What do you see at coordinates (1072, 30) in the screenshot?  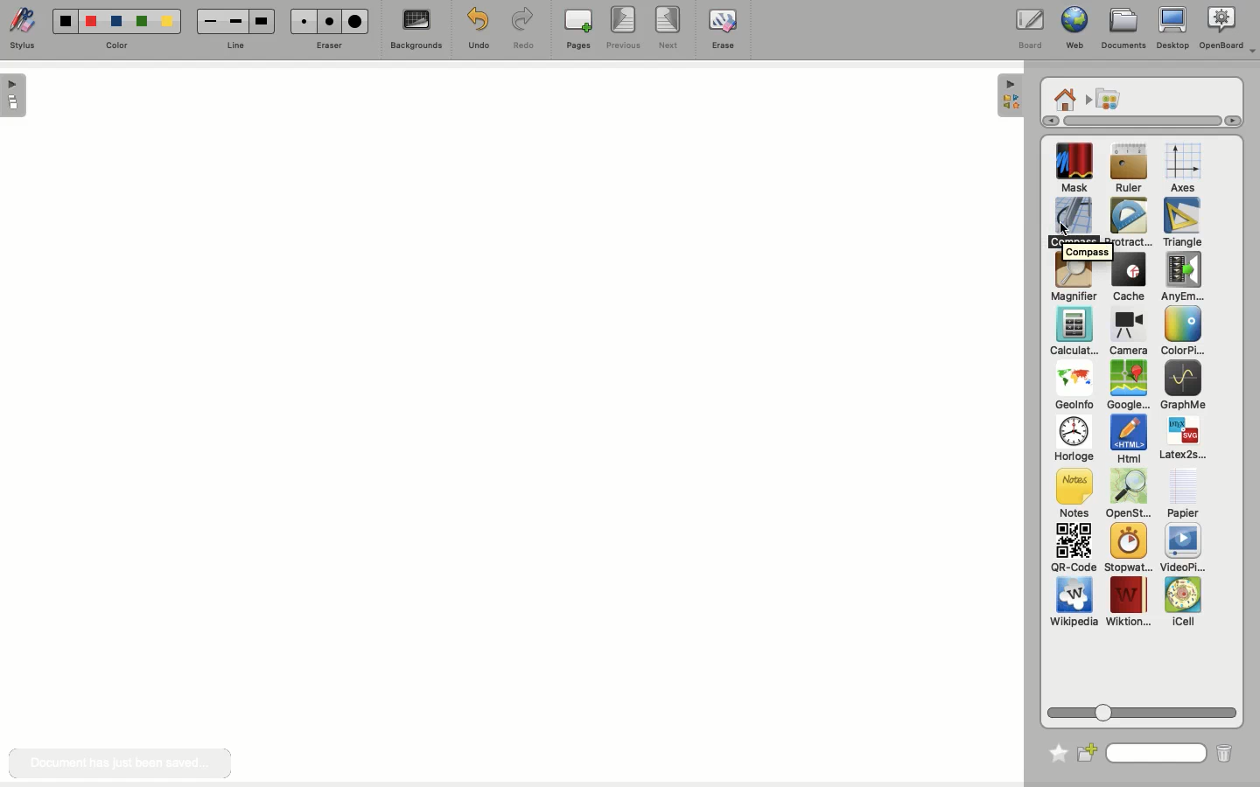 I see `Web` at bounding box center [1072, 30].